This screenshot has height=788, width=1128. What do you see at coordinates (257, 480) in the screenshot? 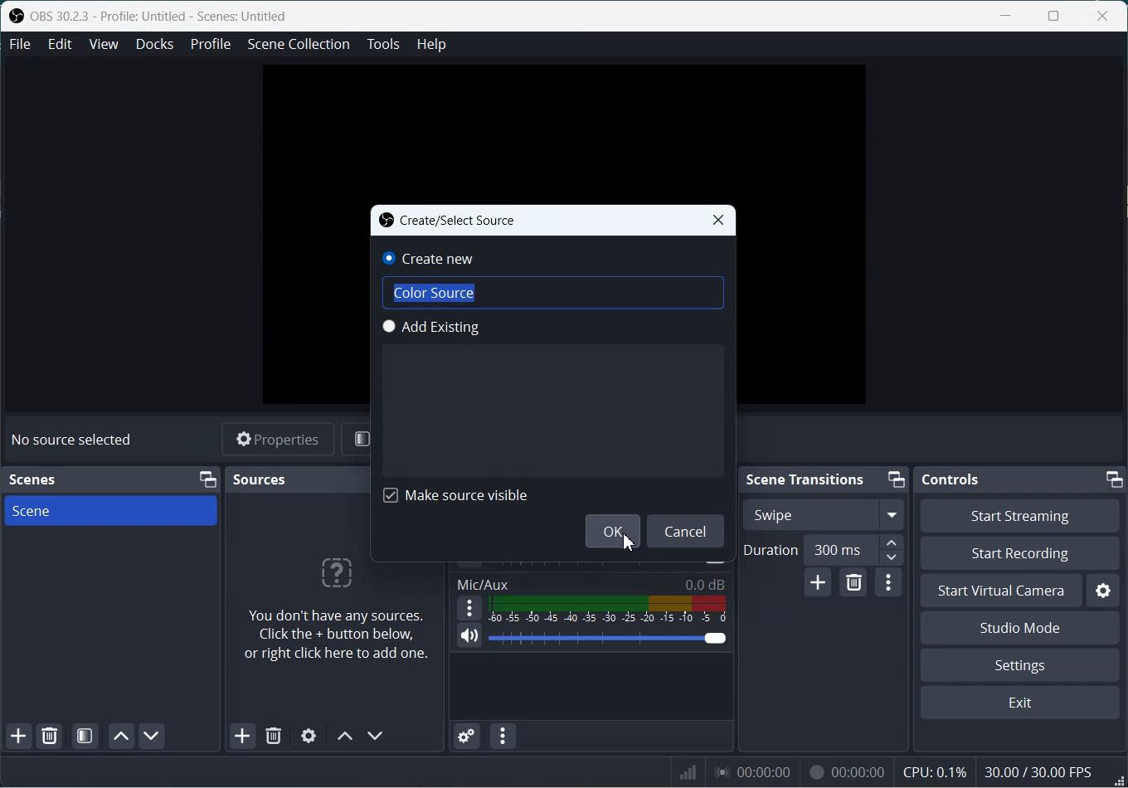
I see `Sources` at bounding box center [257, 480].